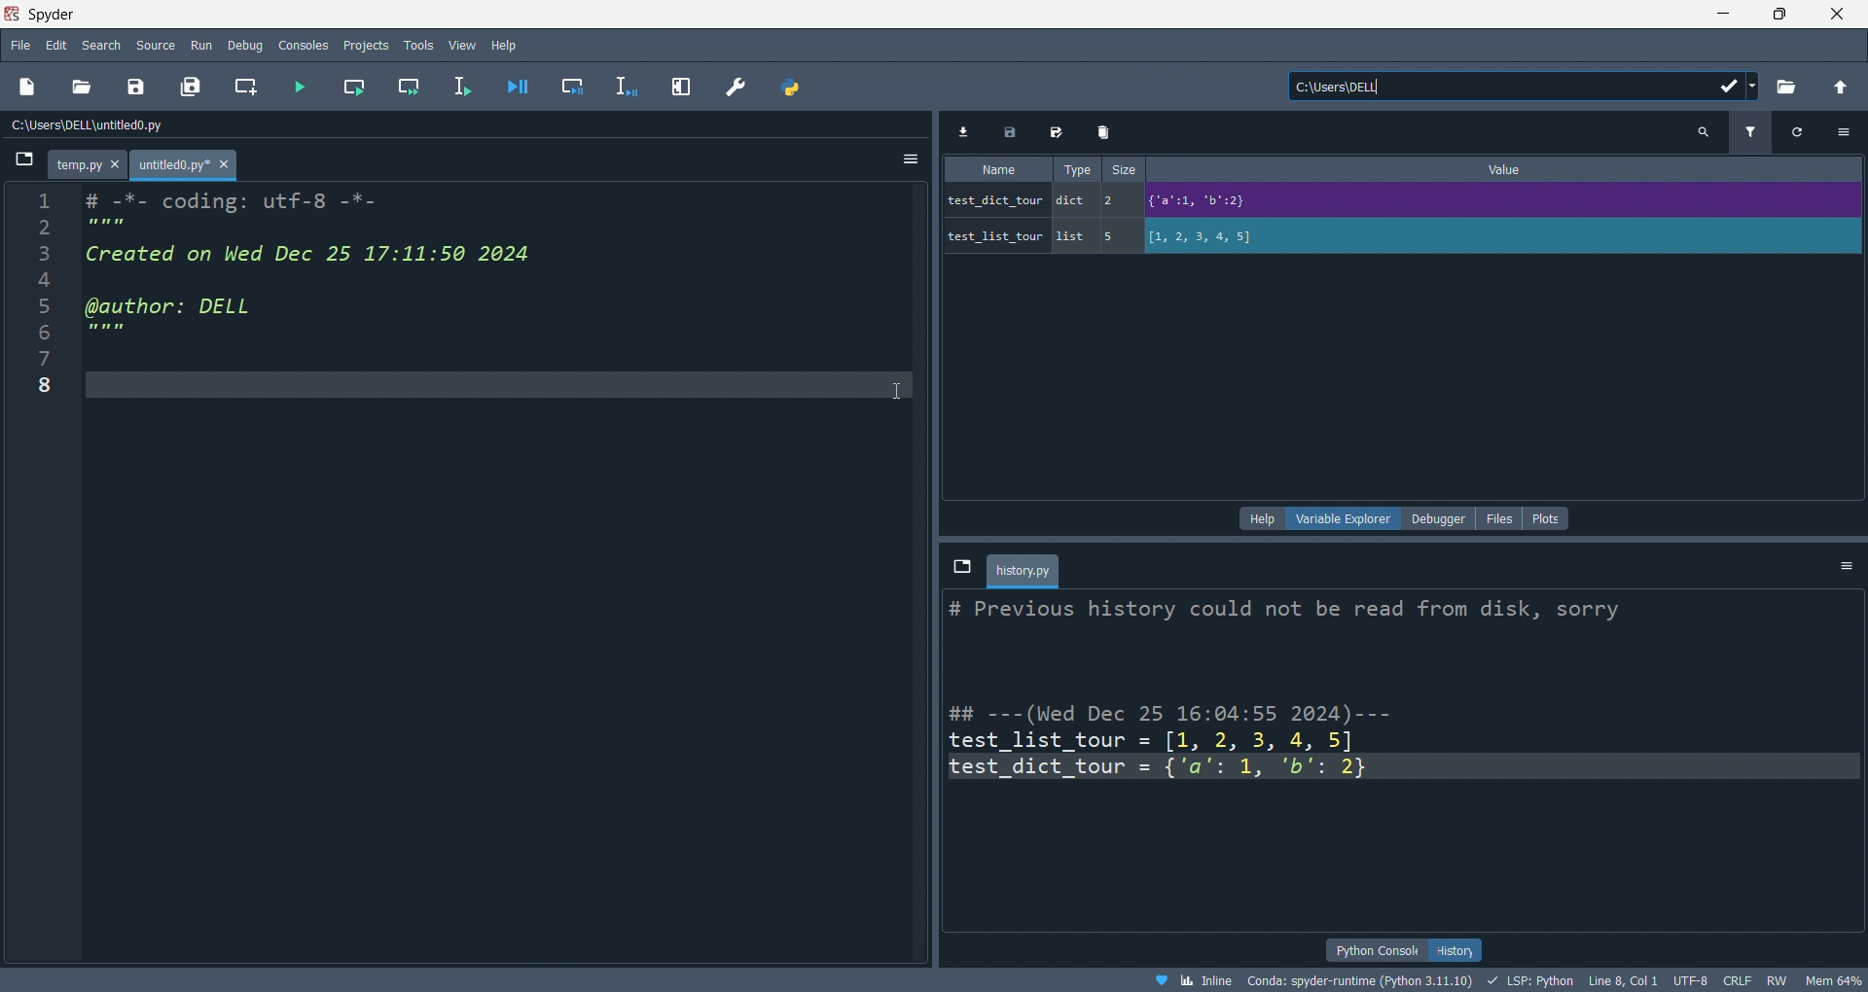  Describe the element at coordinates (1547, 518) in the screenshot. I see `plots` at that location.